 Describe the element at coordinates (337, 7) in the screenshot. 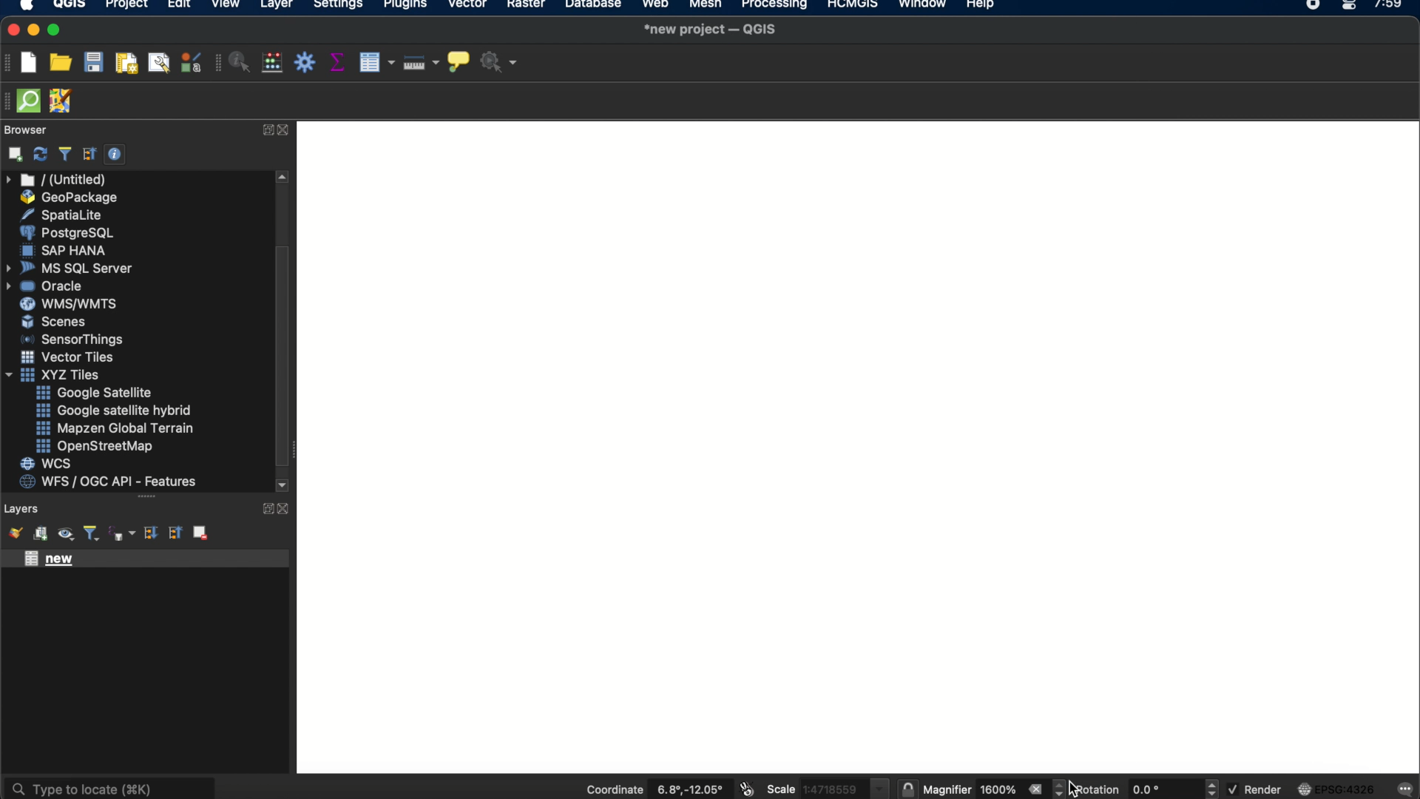

I see `settings` at that location.